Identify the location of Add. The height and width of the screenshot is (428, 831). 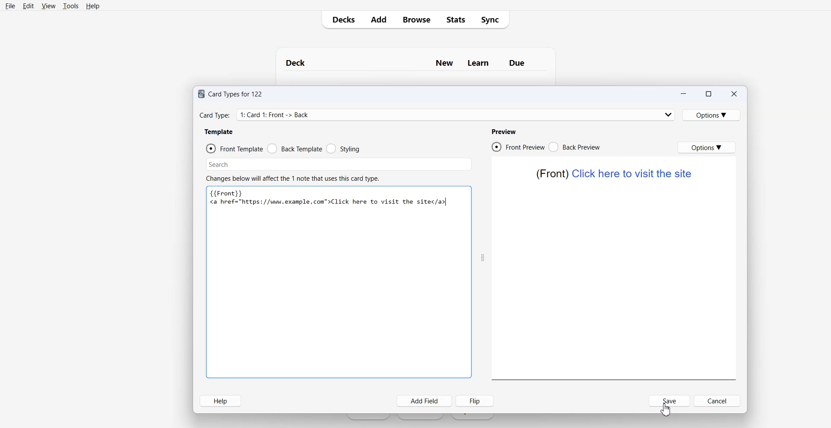
(378, 20).